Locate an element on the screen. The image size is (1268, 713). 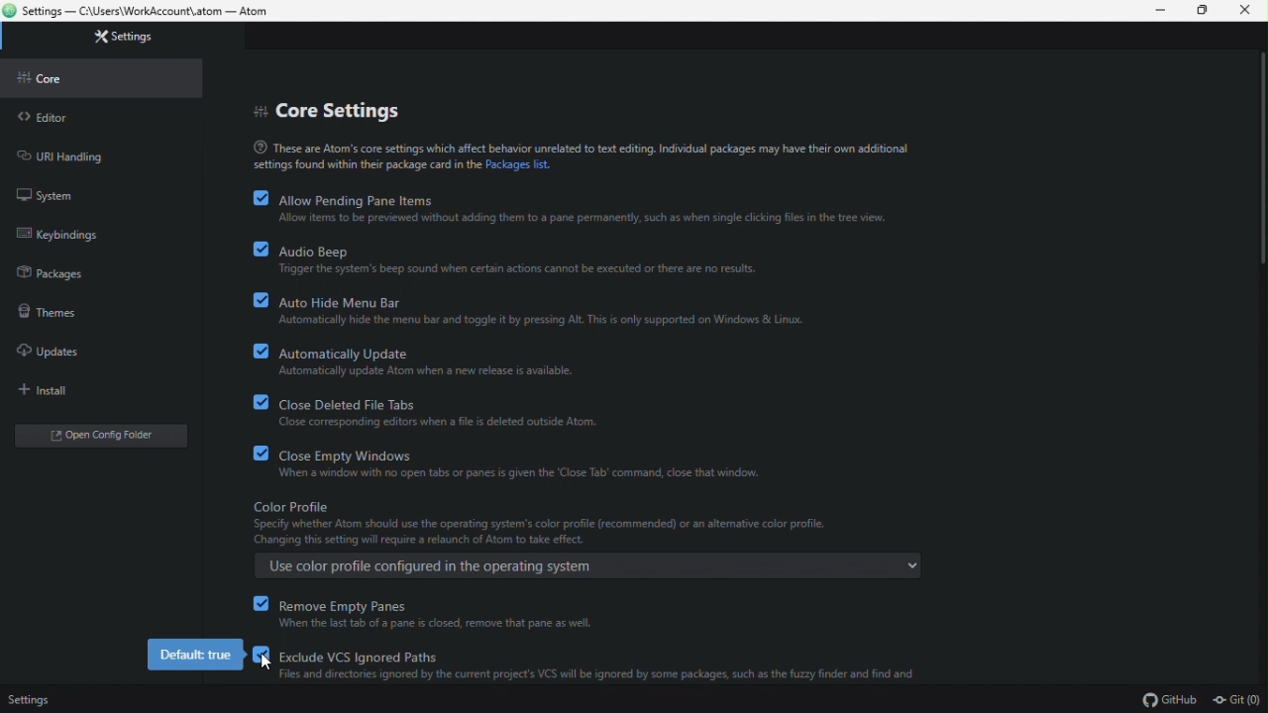
Automatically update is located at coordinates (591, 360).